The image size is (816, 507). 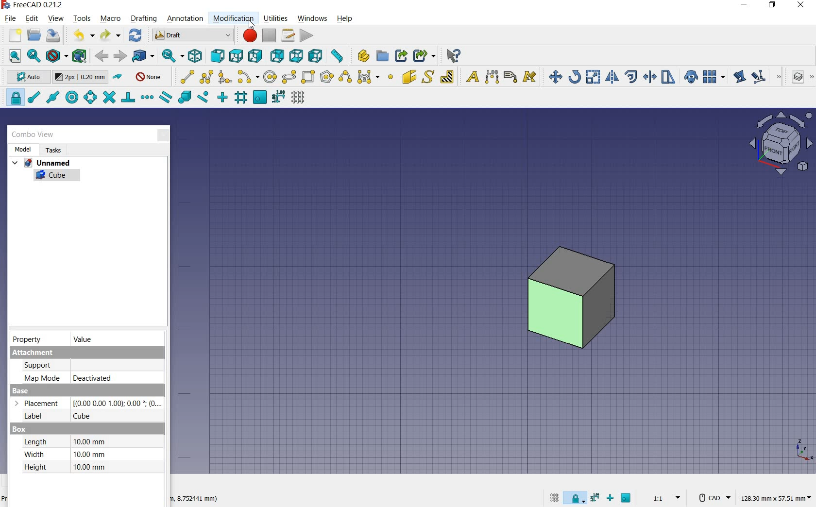 I want to click on snap ortho, so click(x=221, y=97).